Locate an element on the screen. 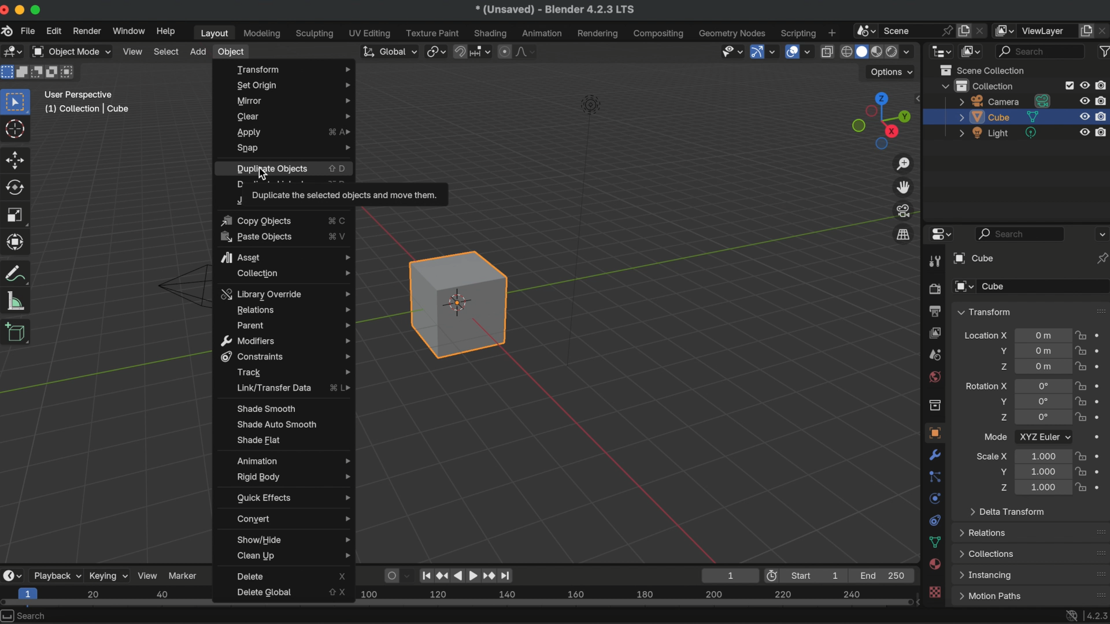 The height and width of the screenshot is (624, 1110). close is located at coordinates (7, 10).